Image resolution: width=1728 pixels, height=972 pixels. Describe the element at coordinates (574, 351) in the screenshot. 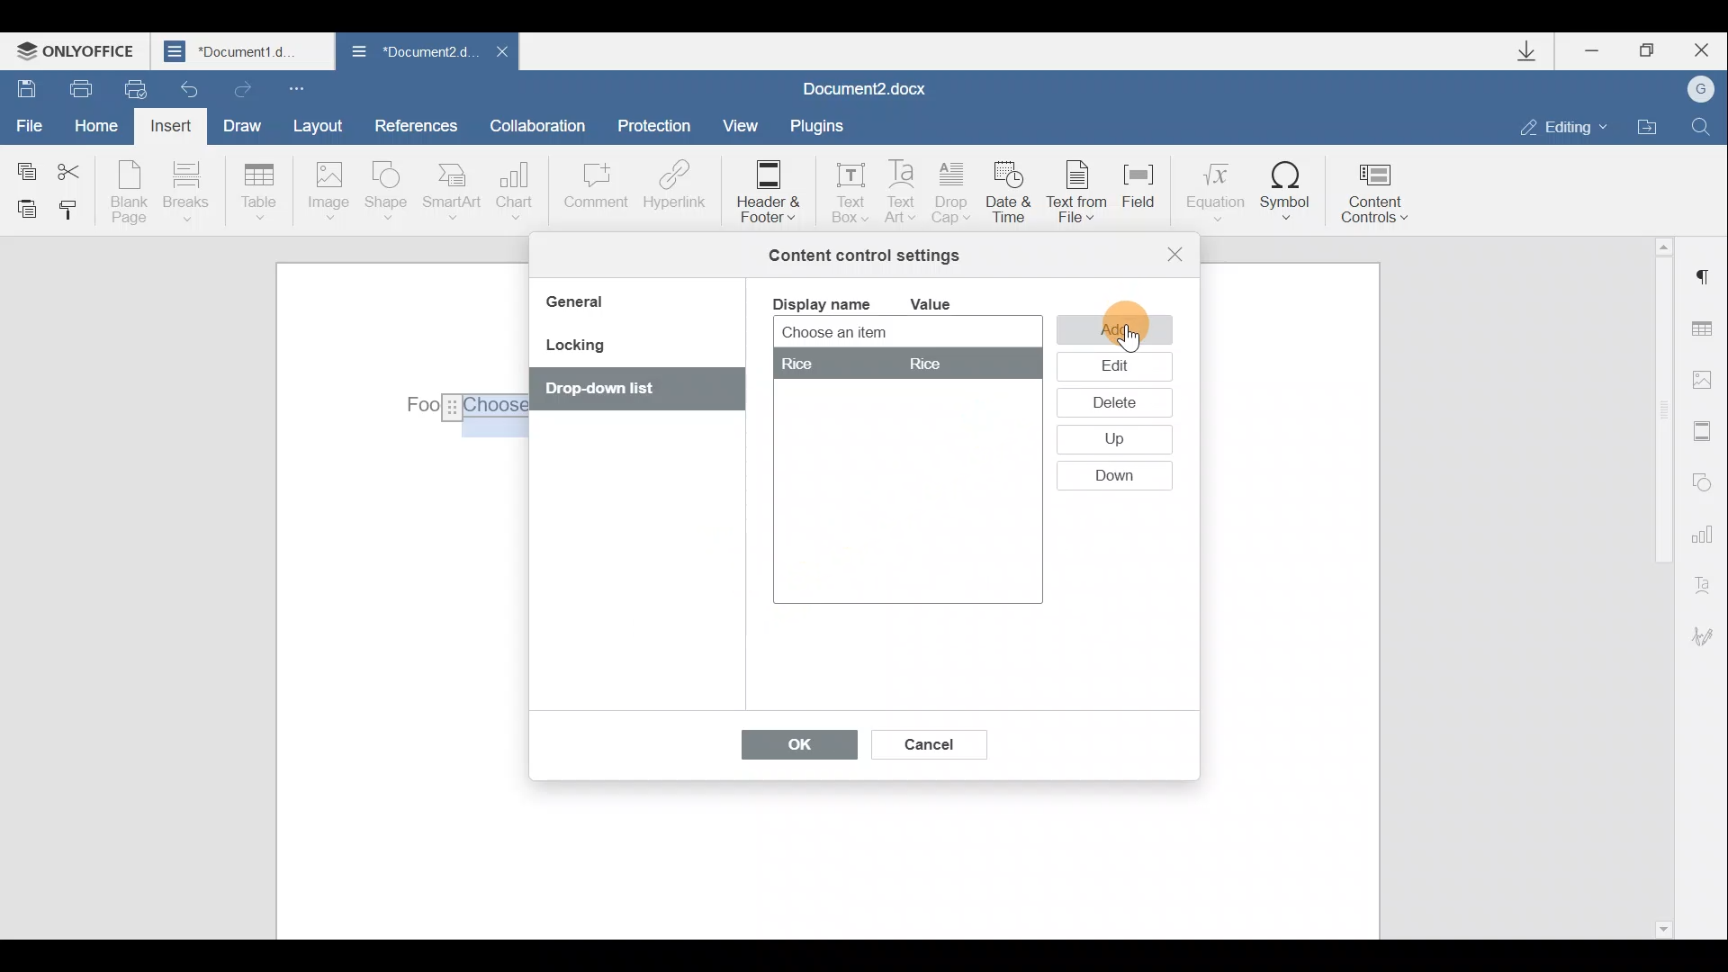

I see `Locking` at that location.